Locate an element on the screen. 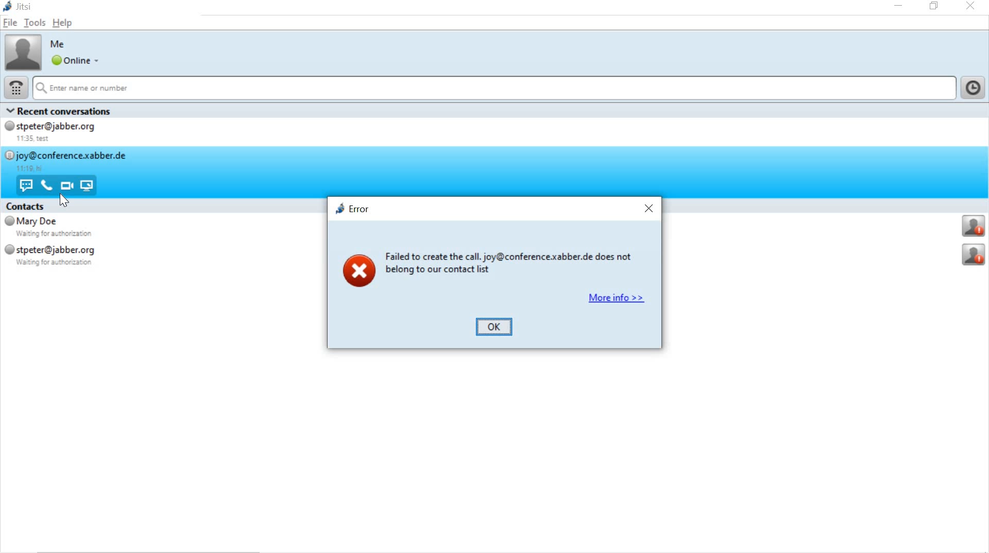 The image size is (989, 553).  joy@conference.xabber.de 11:19 hi is located at coordinates (69, 161).